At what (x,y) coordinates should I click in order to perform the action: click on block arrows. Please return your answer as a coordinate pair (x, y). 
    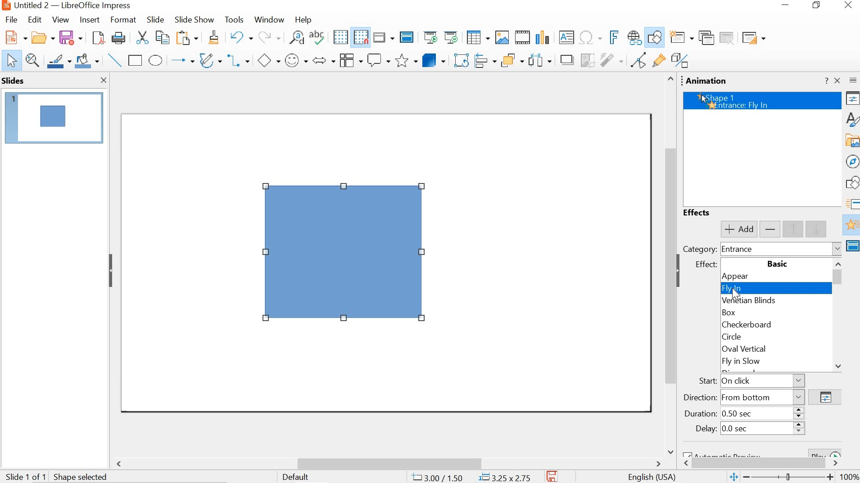
    Looking at the image, I should click on (324, 60).